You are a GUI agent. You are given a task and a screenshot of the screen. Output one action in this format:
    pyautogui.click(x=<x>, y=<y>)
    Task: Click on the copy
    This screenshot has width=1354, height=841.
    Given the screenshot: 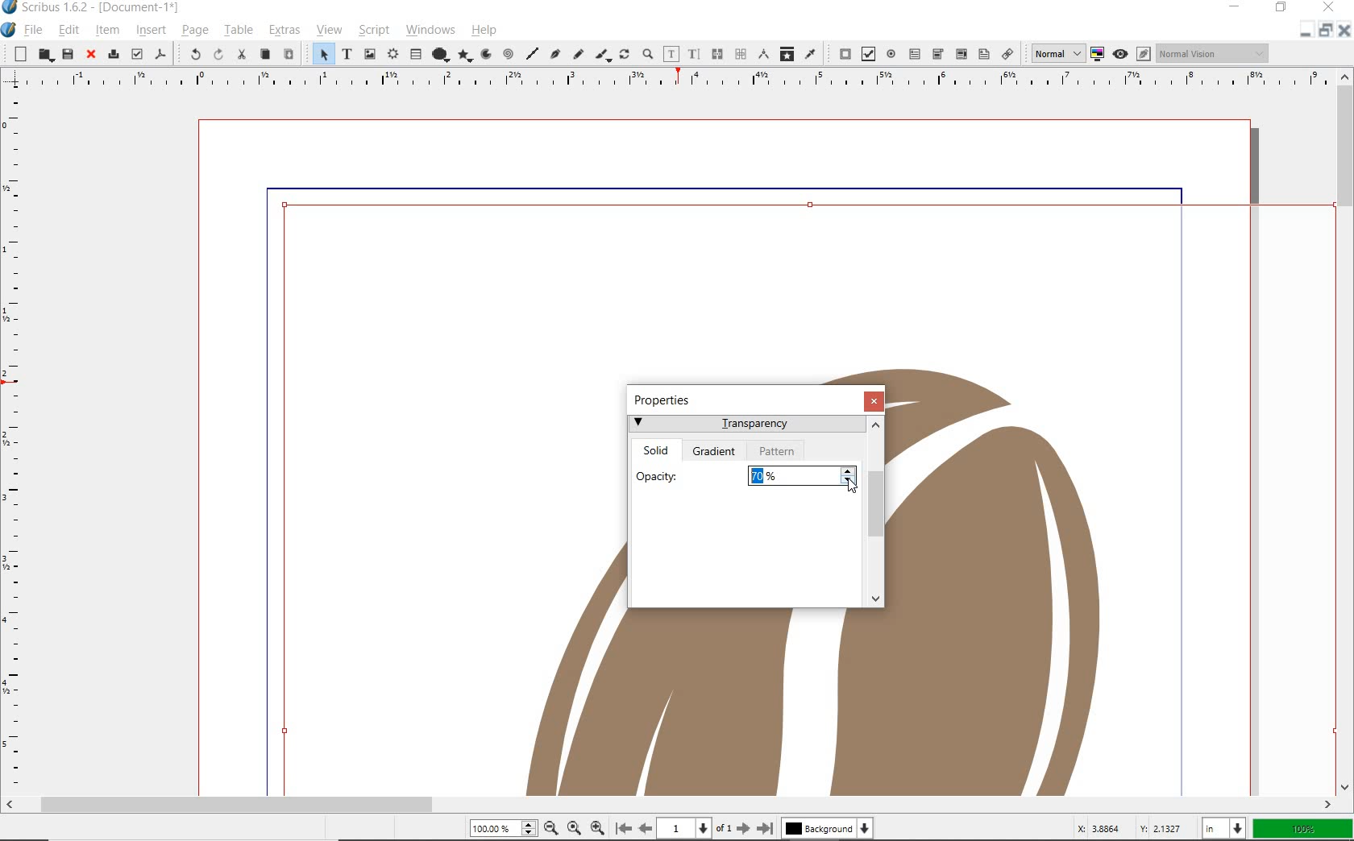 What is the action you would take?
    pyautogui.click(x=266, y=54)
    